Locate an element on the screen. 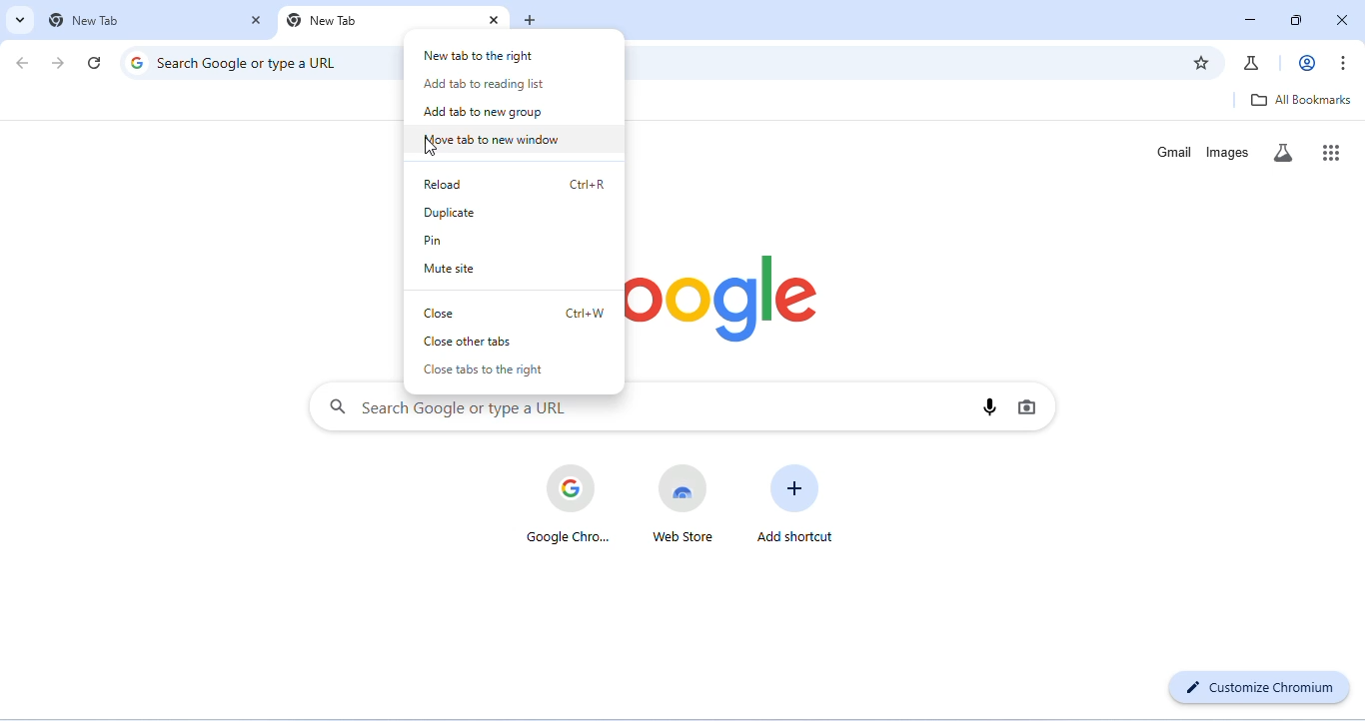 This screenshot has height=721, width=1365. new tab to right is located at coordinates (482, 55).